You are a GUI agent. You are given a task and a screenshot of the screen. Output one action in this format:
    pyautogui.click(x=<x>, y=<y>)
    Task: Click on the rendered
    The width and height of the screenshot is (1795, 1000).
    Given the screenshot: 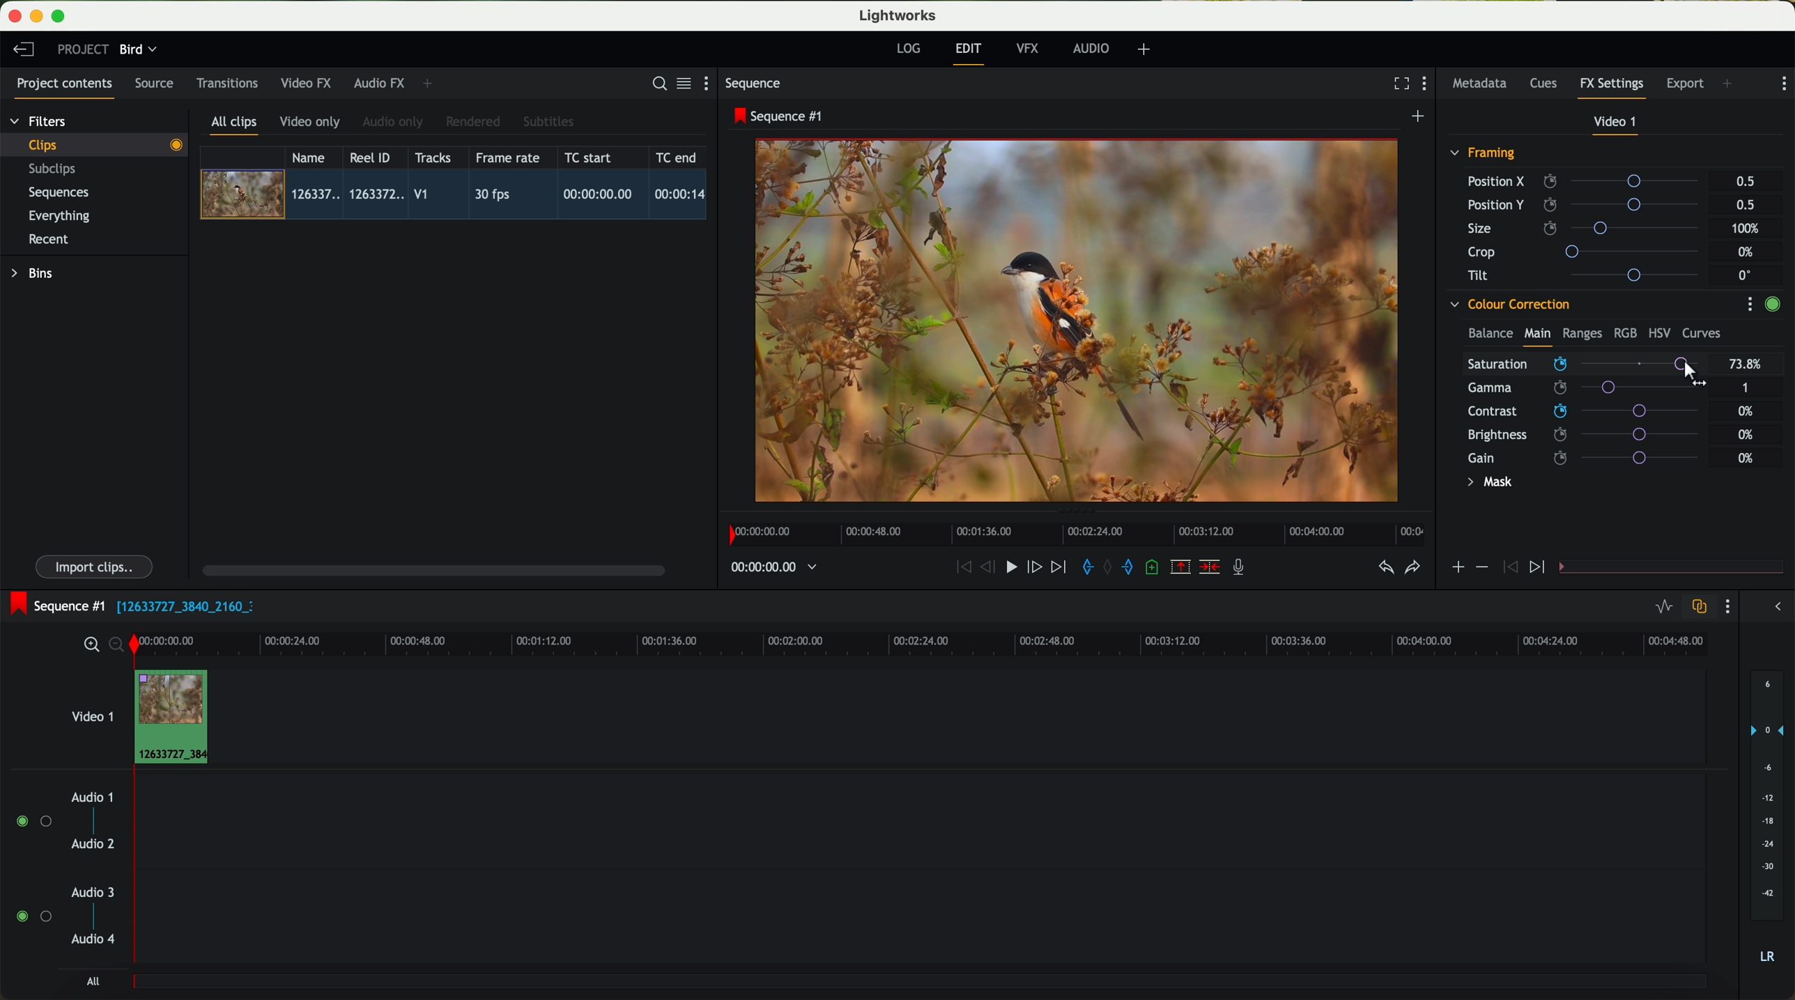 What is the action you would take?
    pyautogui.click(x=474, y=123)
    